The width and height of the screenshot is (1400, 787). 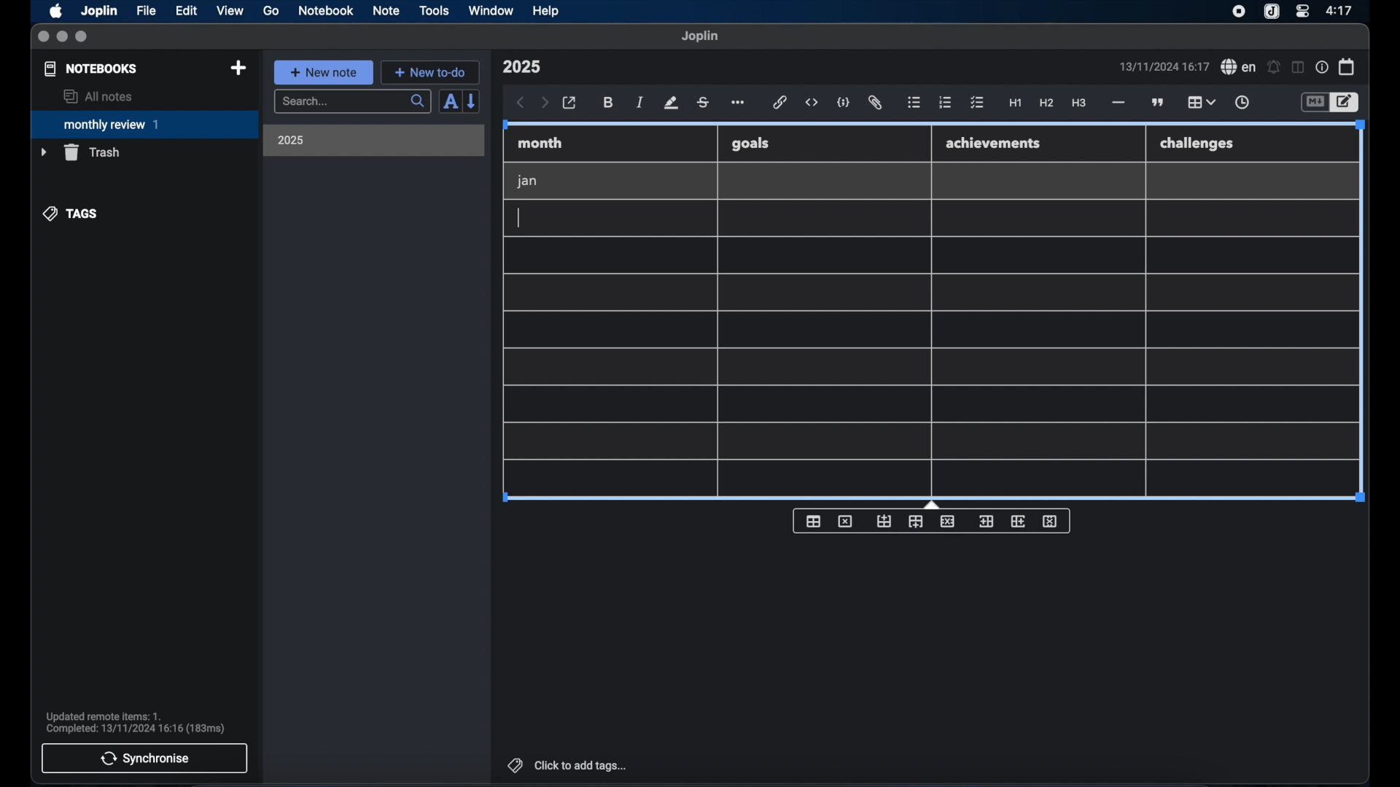 What do you see at coordinates (82, 37) in the screenshot?
I see `maximize` at bounding box center [82, 37].